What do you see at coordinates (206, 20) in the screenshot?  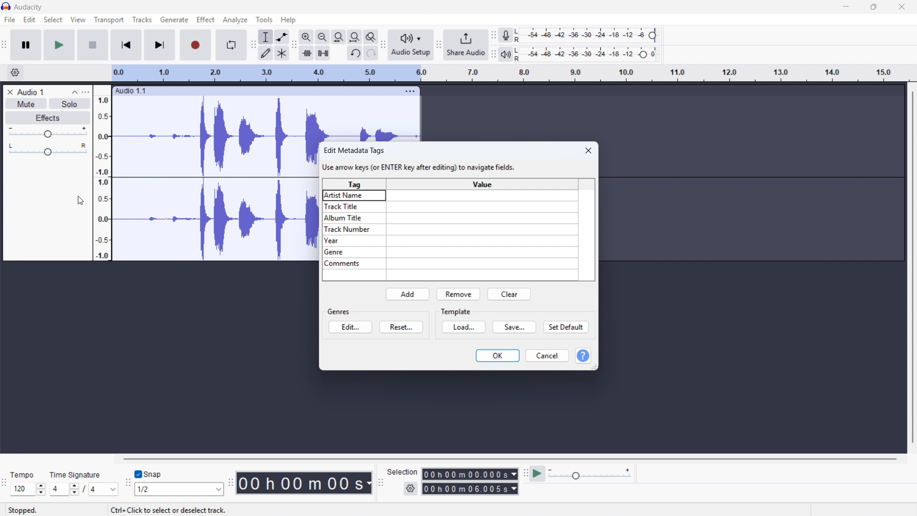 I see `effect` at bounding box center [206, 20].